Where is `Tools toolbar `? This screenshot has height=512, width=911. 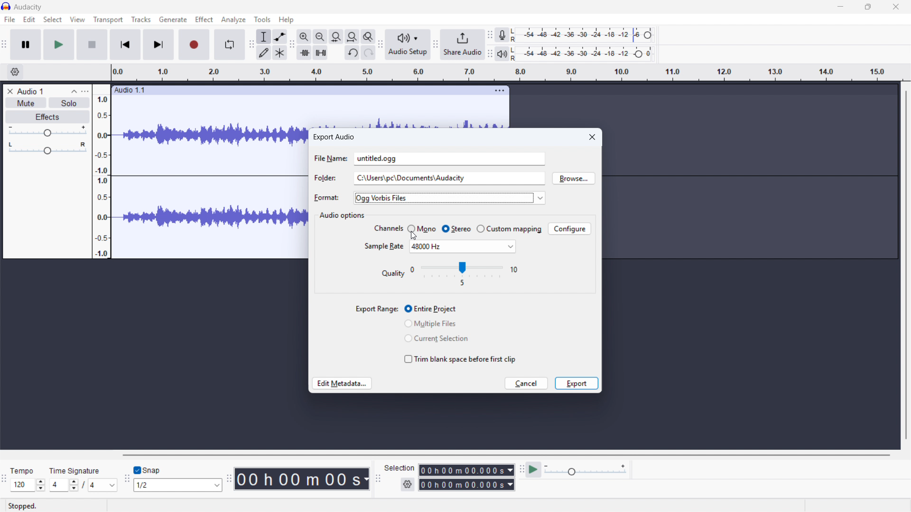 Tools toolbar  is located at coordinates (251, 44).